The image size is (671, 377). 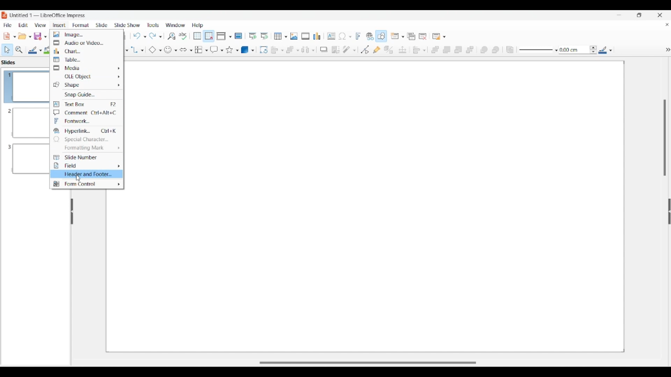 What do you see at coordinates (667, 24) in the screenshot?
I see `Close current document` at bounding box center [667, 24].